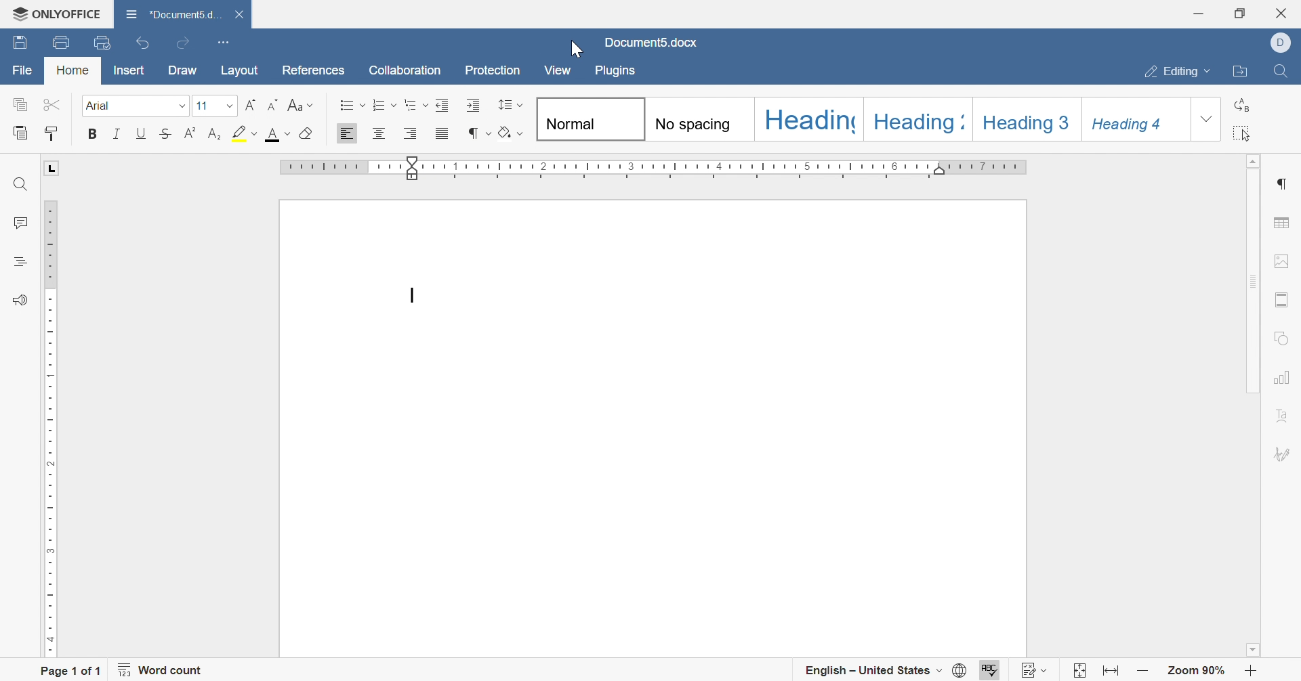 The width and height of the screenshot is (1301, 681). I want to click on increment font size, so click(251, 104).